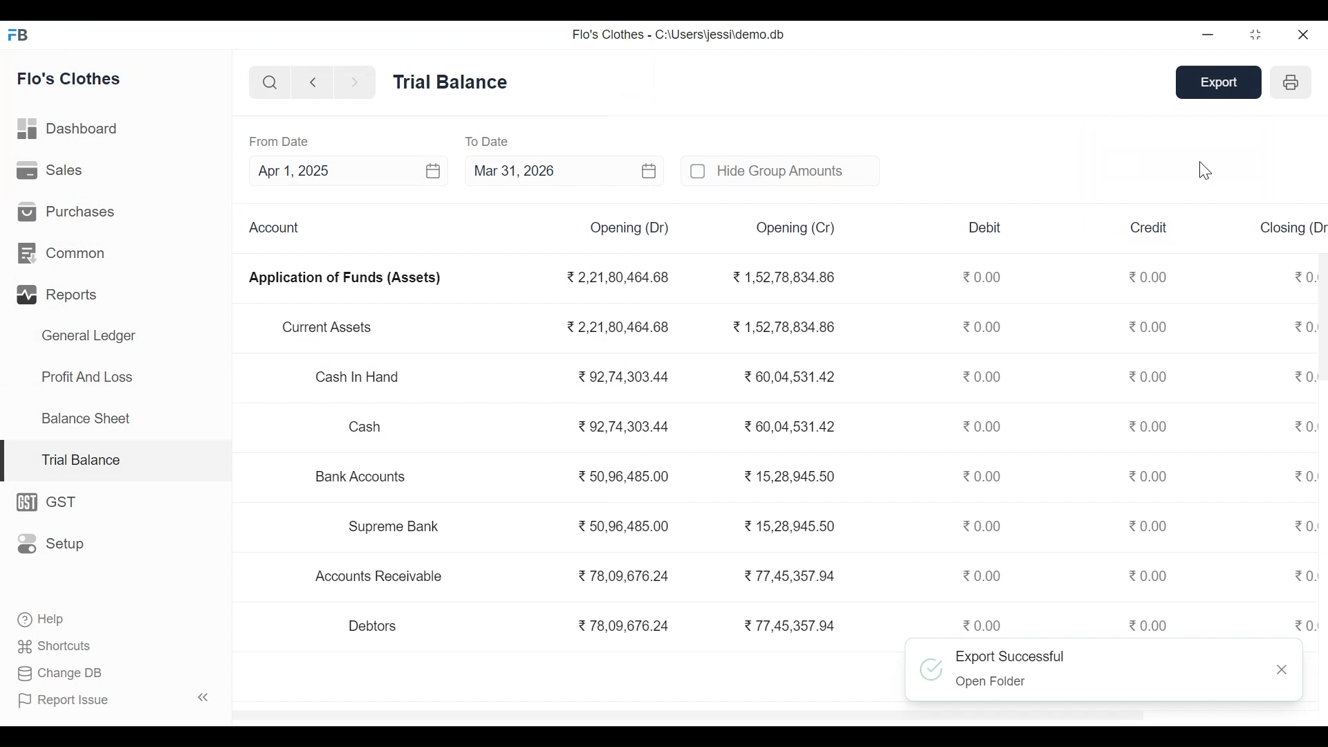  I want to click on 0.00, so click(1150, 275).